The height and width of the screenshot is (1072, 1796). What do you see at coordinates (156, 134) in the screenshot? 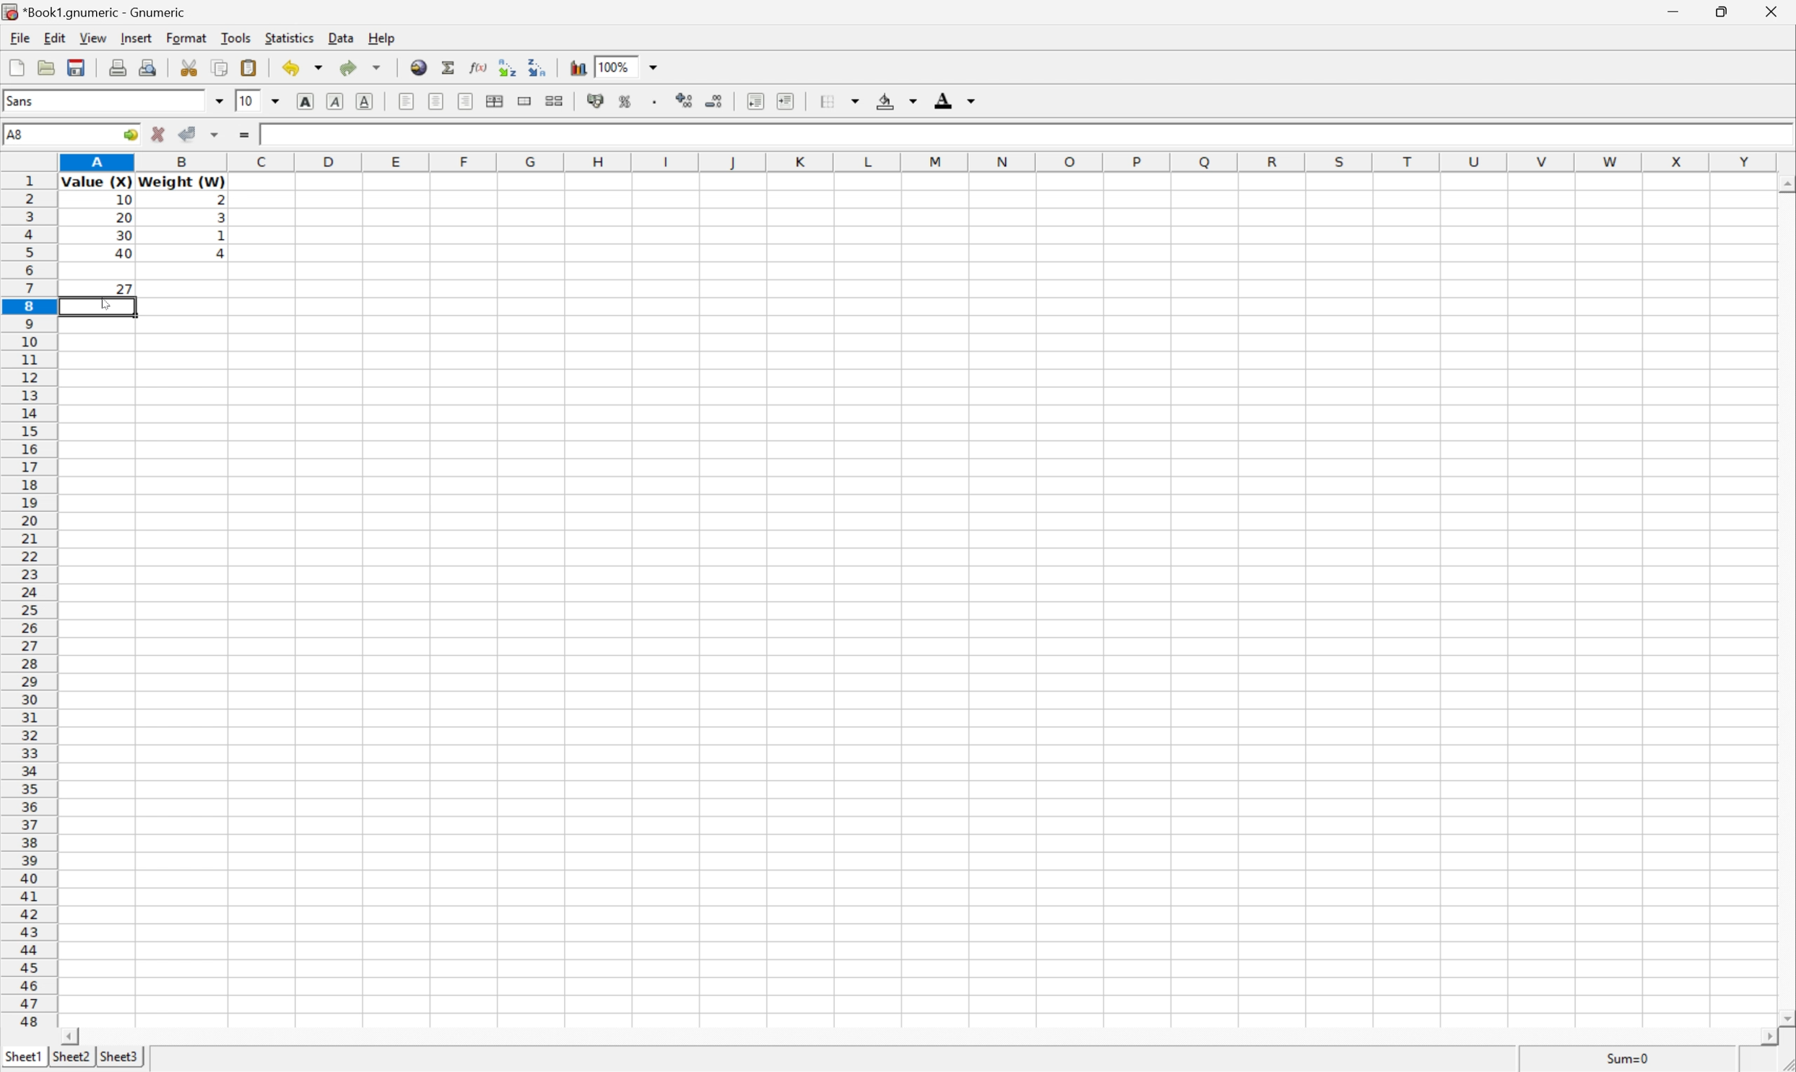
I see `Cancel changes` at bounding box center [156, 134].